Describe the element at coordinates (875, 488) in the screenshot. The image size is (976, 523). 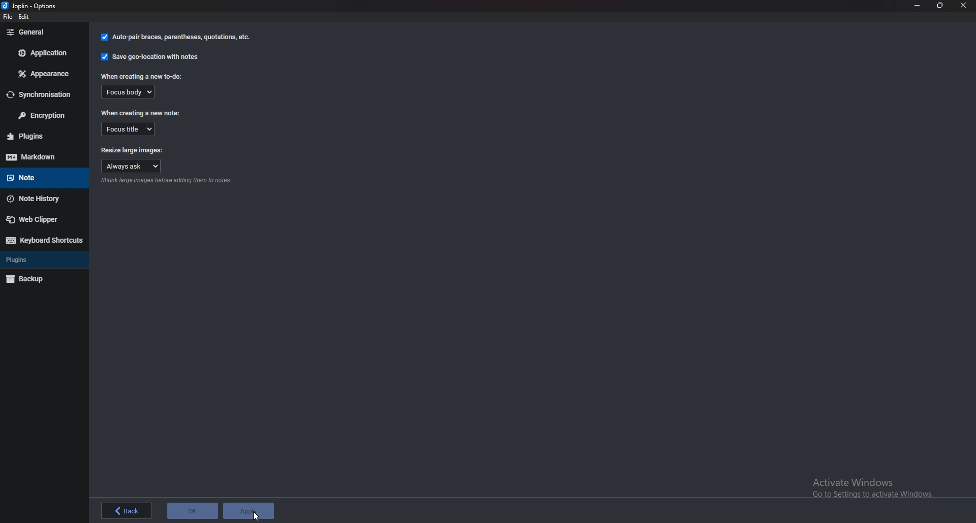
I see `Activate windows pop up` at that location.